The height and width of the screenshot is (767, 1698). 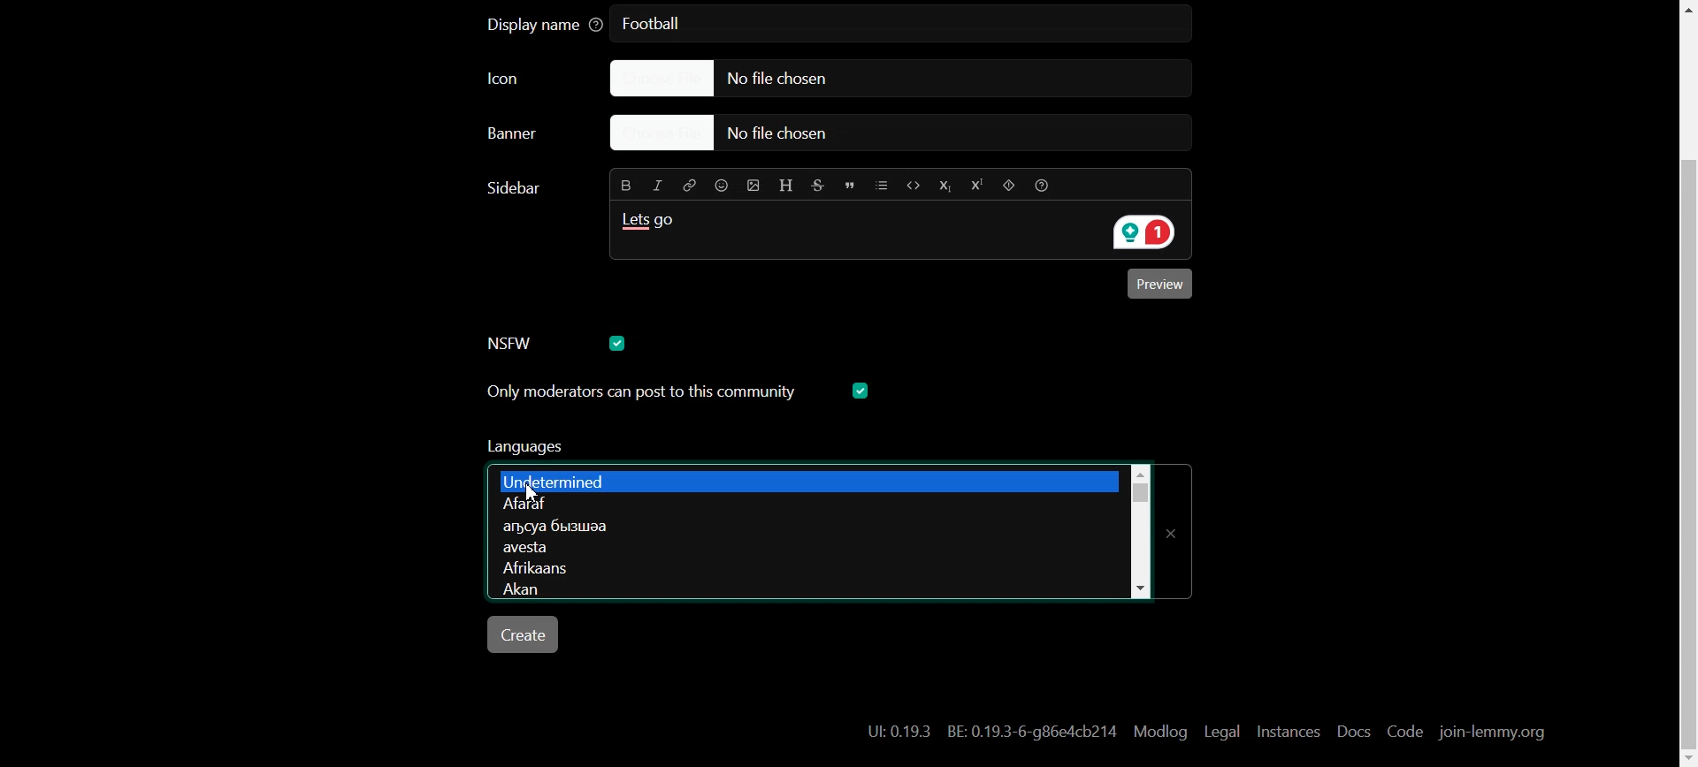 What do you see at coordinates (799, 550) in the screenshot?
I see `Language` at bounding box center [799, 550].